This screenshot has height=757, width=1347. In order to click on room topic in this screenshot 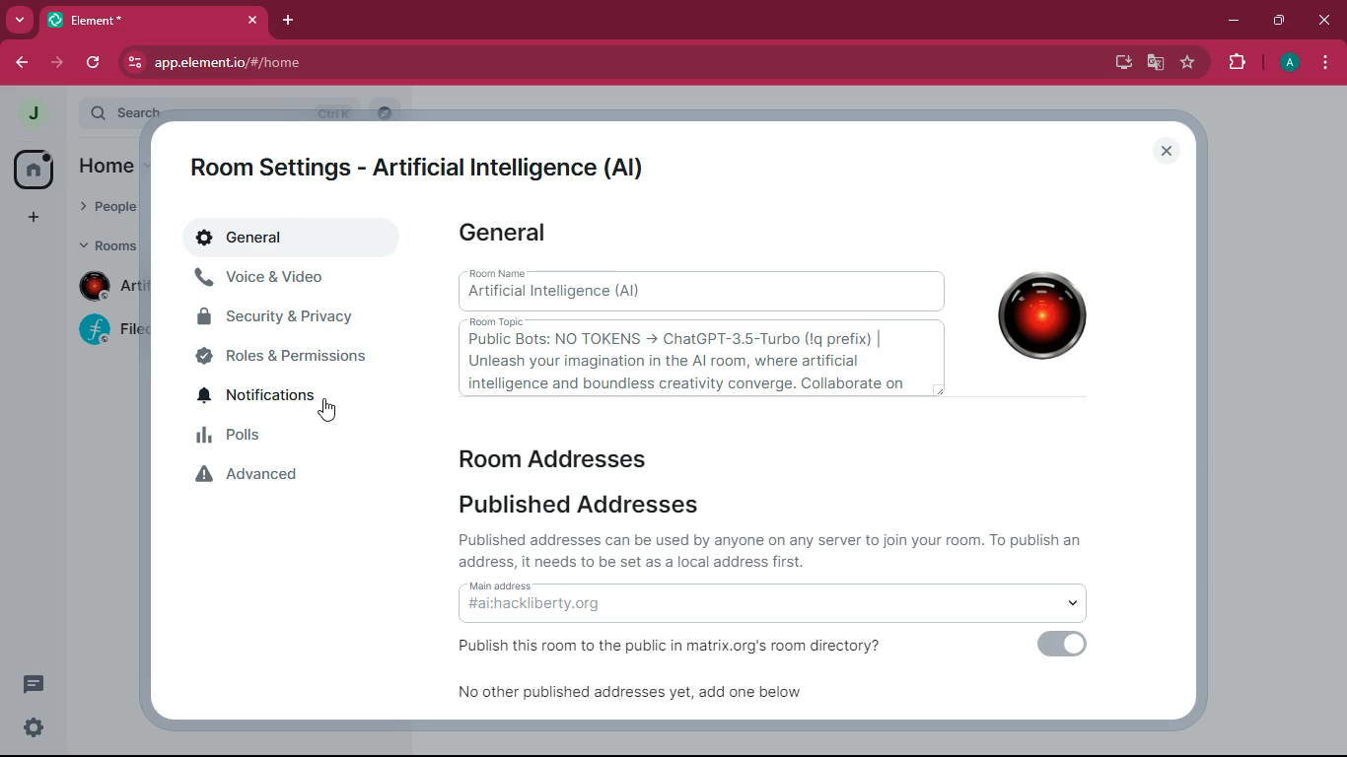, I will do `click(699, 359)`.